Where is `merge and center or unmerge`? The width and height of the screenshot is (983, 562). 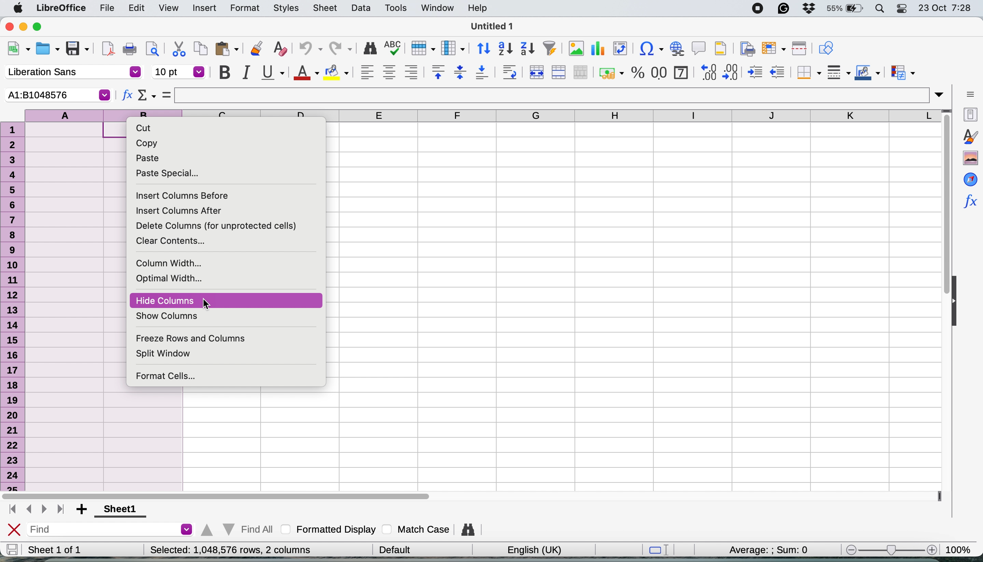 merge and center or unmerge is located at coordinates (537, 73).